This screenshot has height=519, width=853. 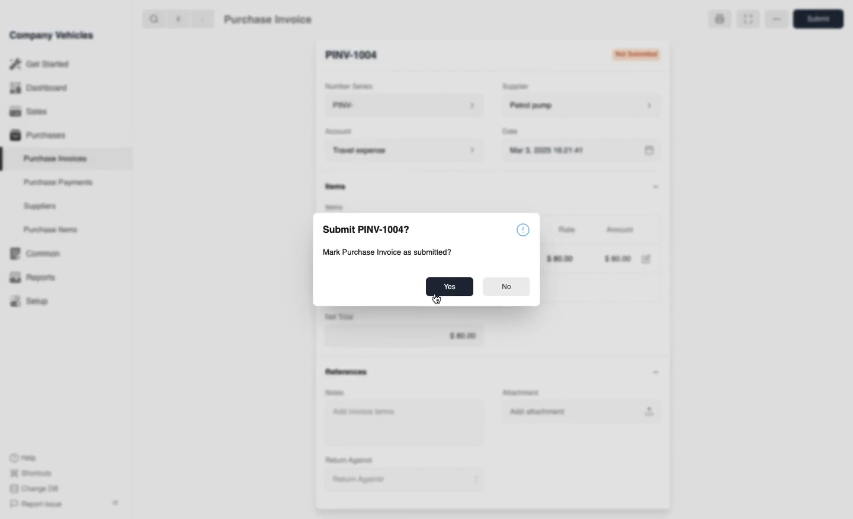 What do you see at coordinates (504, 287) in the screenshot?
I see `No` at bounding box center [504, 287].